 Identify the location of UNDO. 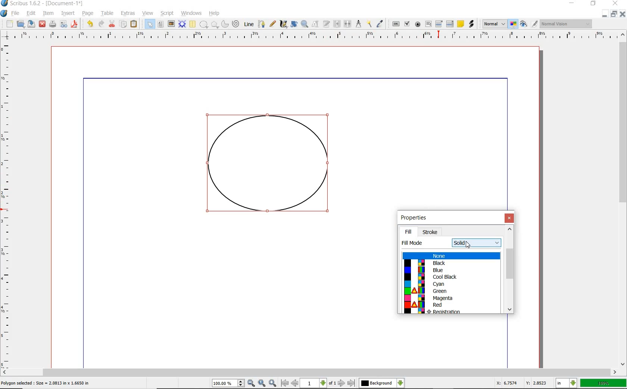
(90, 24).